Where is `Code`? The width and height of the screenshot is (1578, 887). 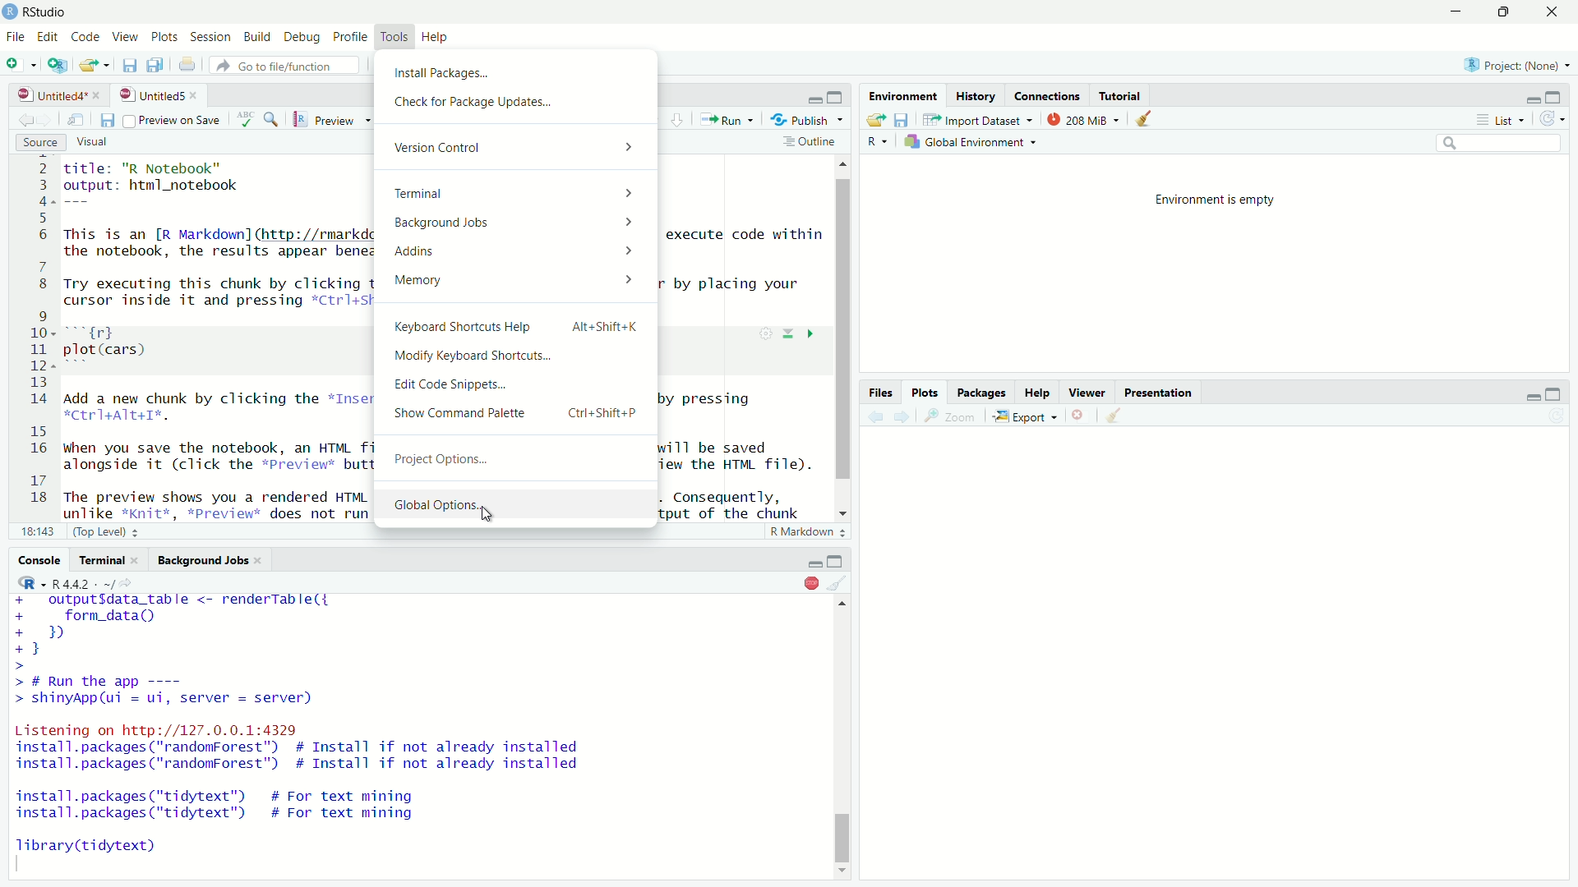 Code is located at coordinates (84, 38).